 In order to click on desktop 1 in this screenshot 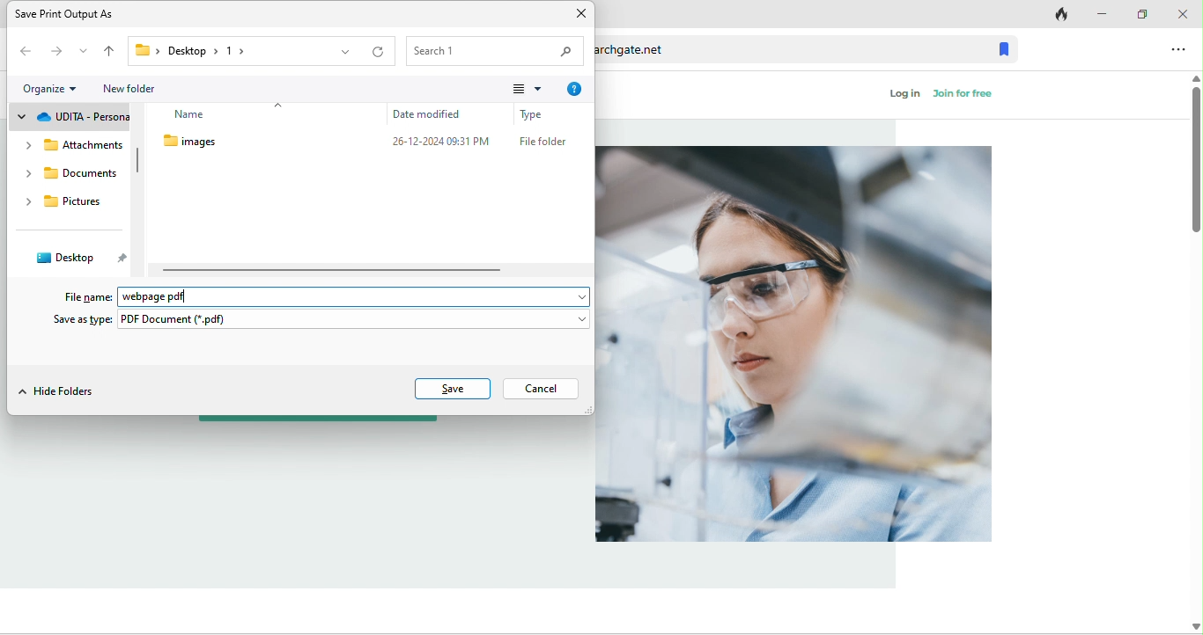, I will do `click(186, 50)`.